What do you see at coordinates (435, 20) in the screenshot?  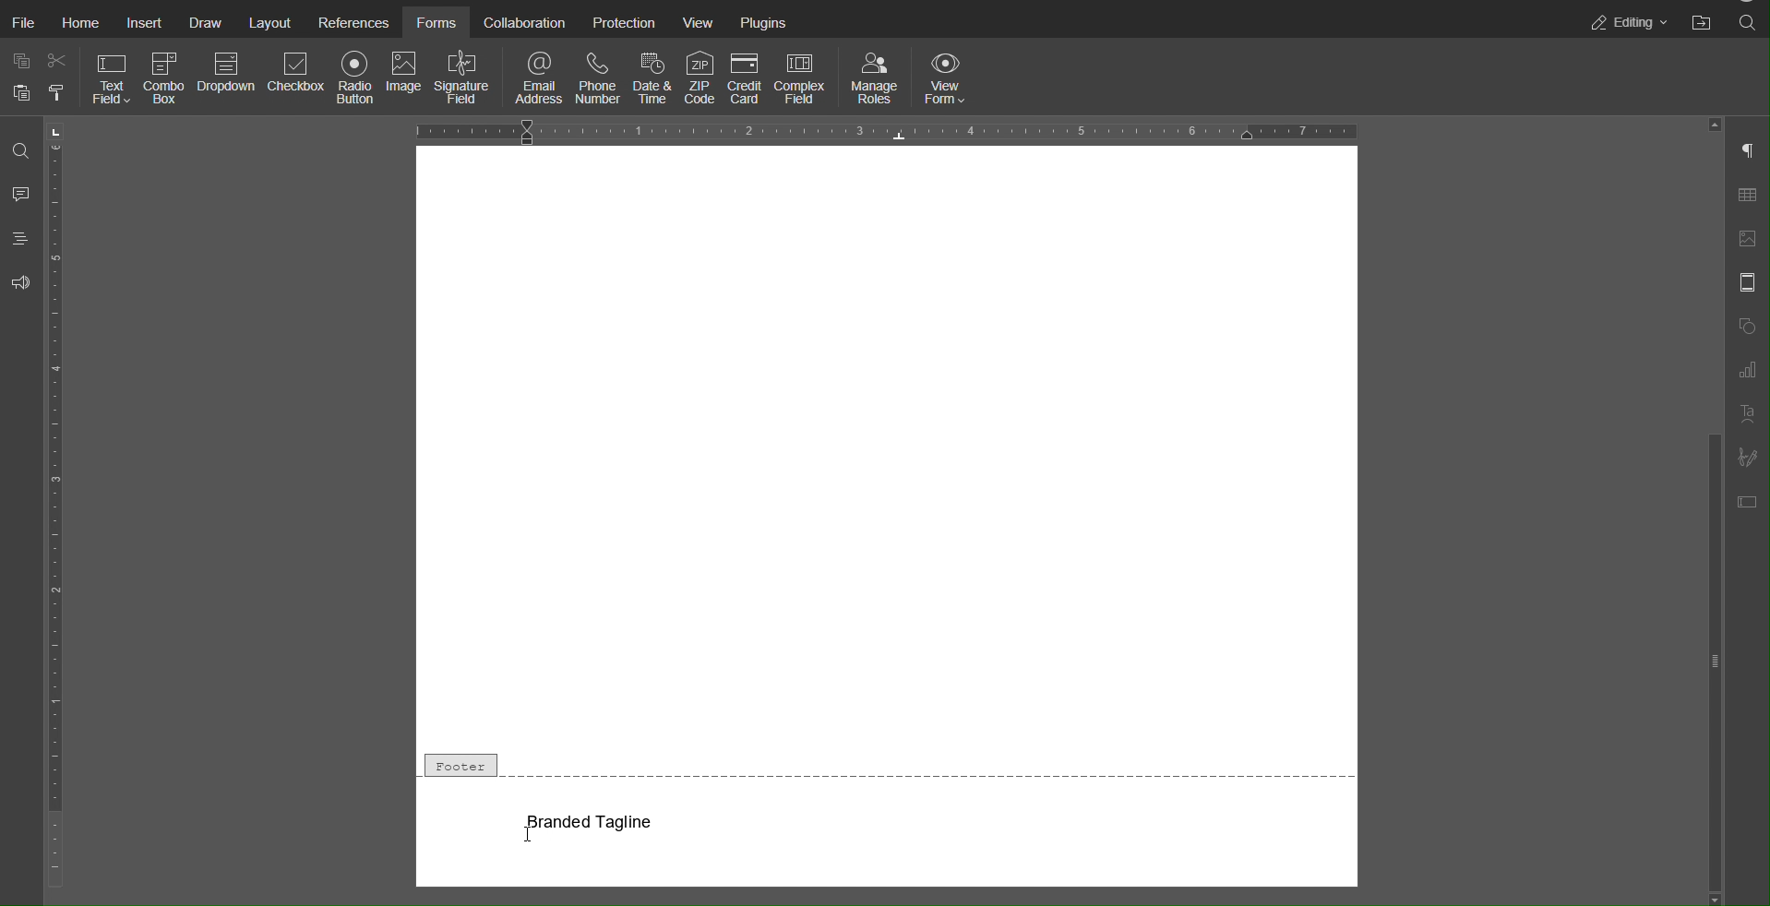 I see `Forms` at bounding box center [435, 20].